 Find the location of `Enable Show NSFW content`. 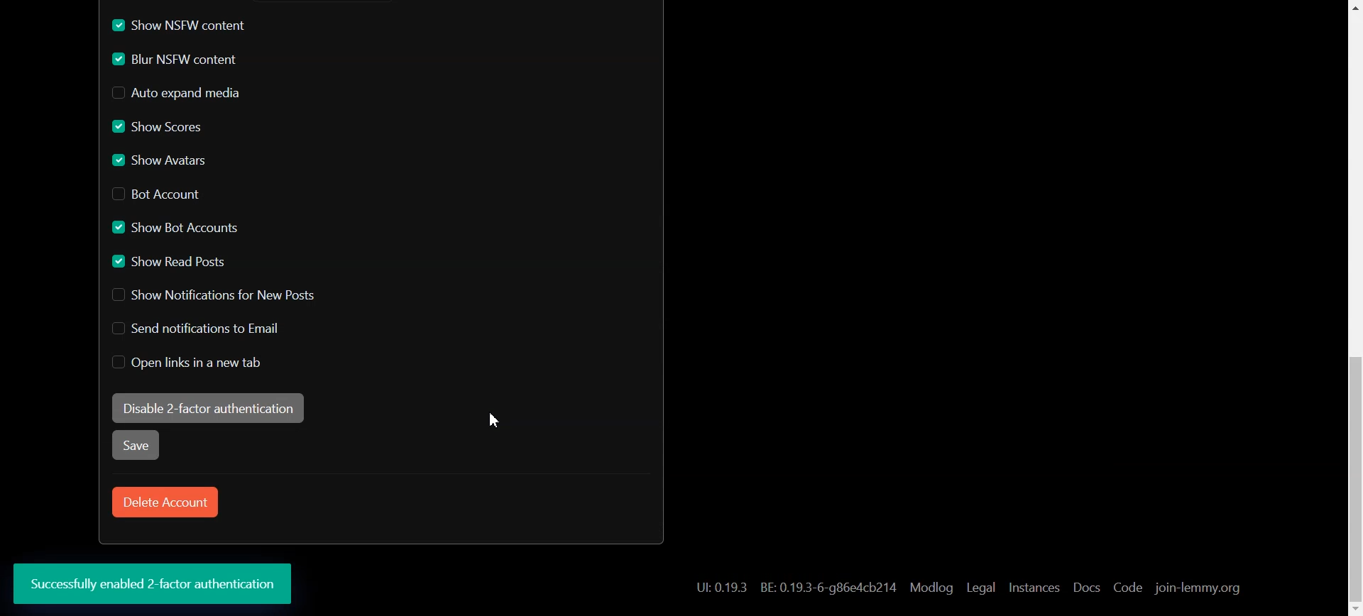

Enable Show NSFW content is located at coordinates (199, 25).